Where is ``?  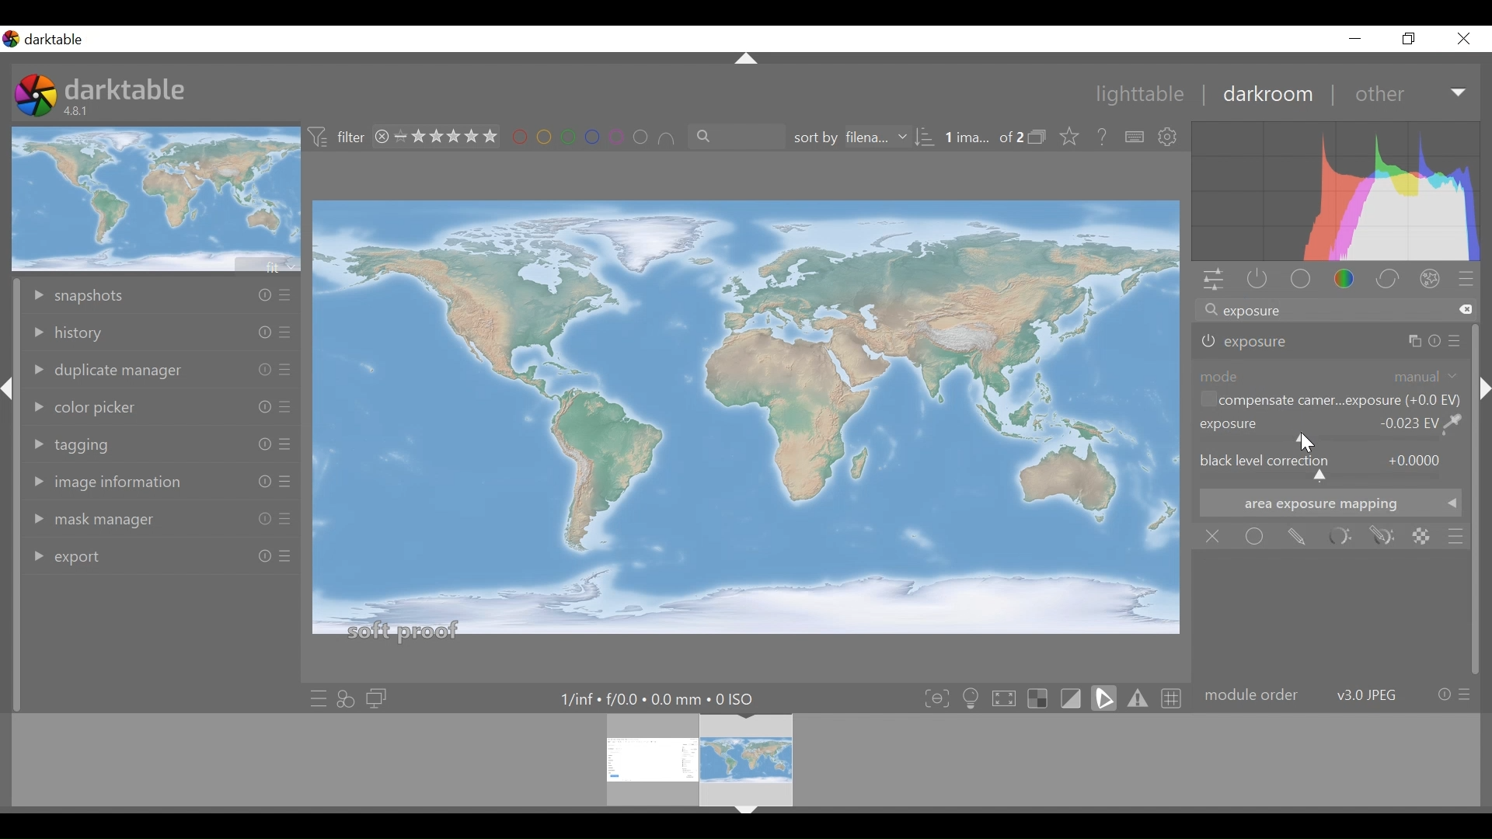
 is located at coordinates (285, 297).